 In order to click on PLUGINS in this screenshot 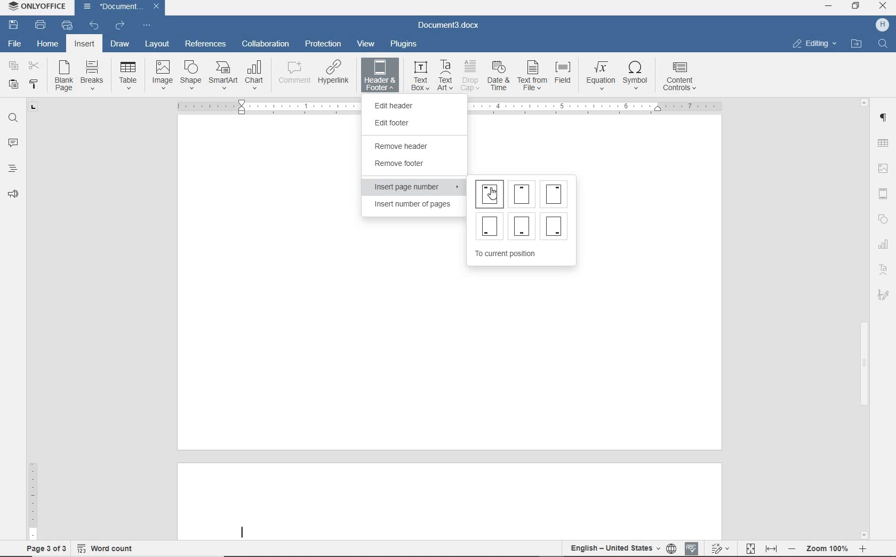, I will do `click(404, 44)`.